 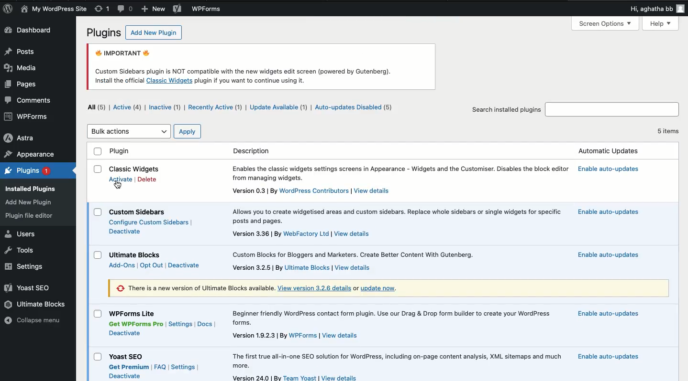 I want to click on Hi user, so click(x=656, y=10).